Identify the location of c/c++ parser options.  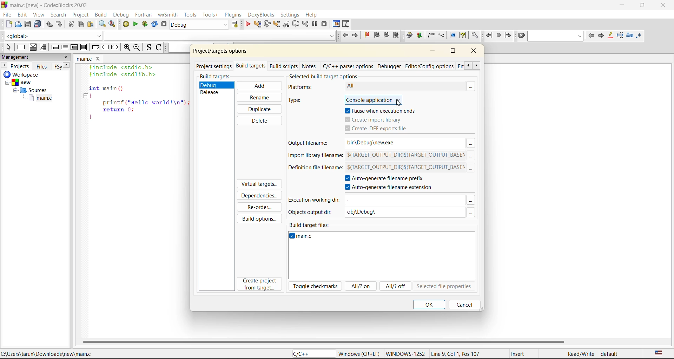
(349, 66).